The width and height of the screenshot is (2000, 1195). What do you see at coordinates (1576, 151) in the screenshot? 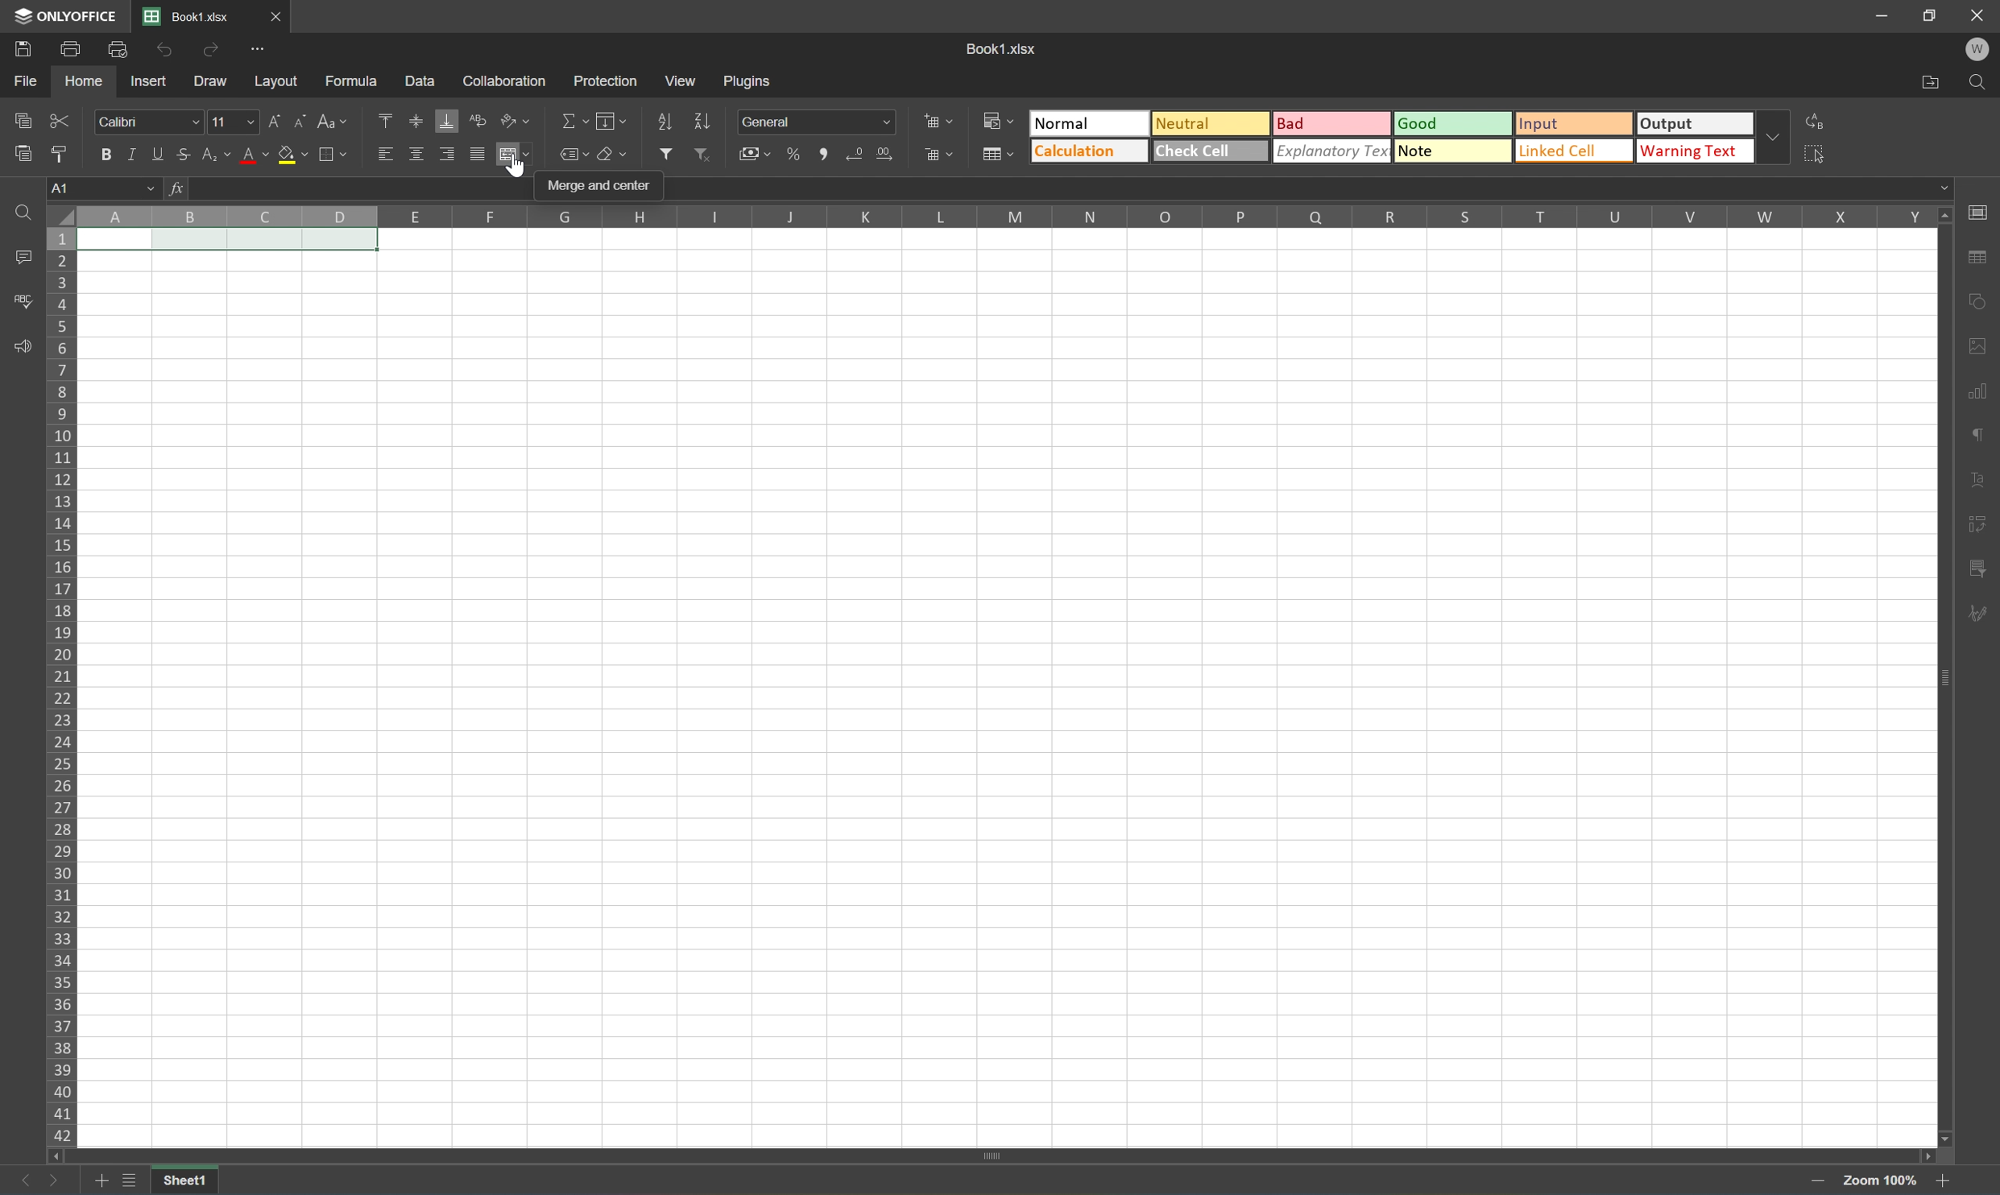
I see `Linked cell` at bounding box center [1576, 151].